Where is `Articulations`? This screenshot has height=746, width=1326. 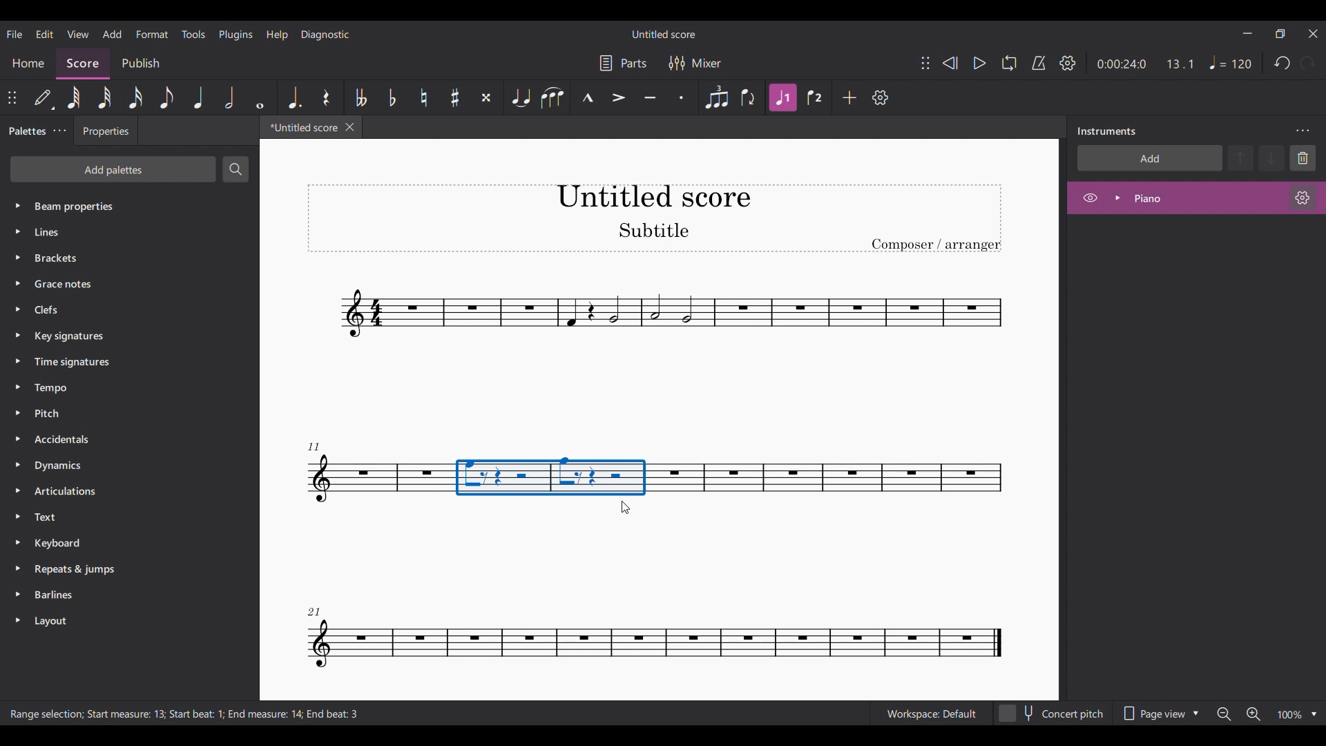
Articulations is located at coordinates (115, 491).